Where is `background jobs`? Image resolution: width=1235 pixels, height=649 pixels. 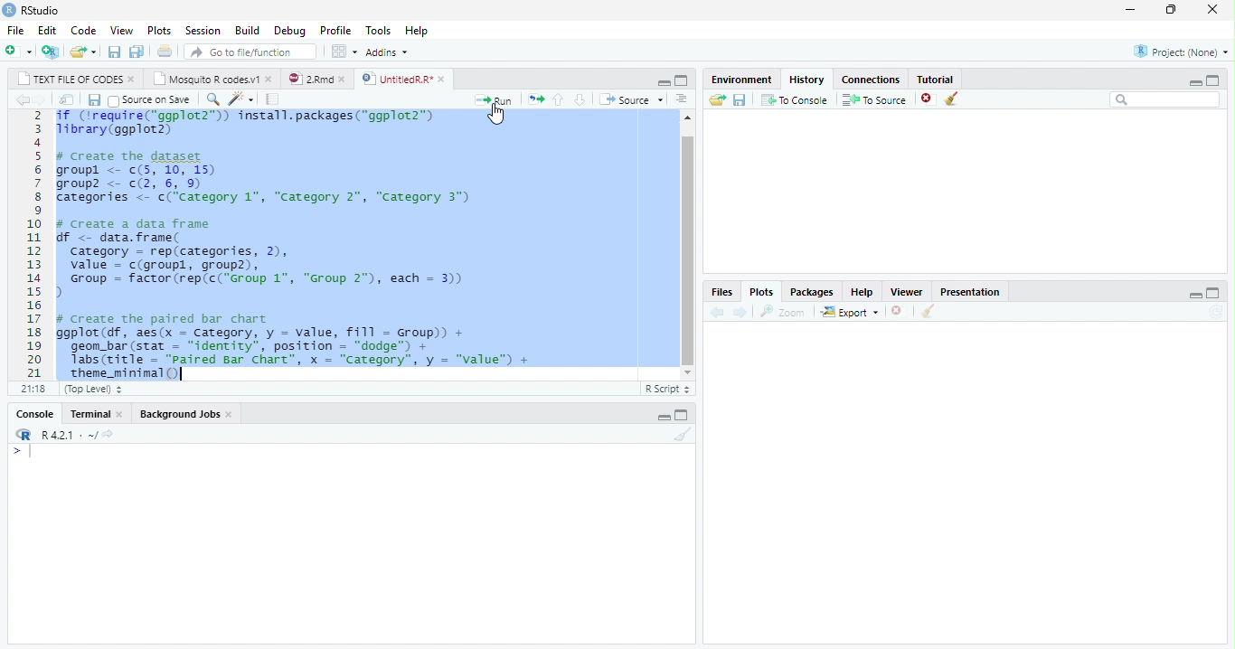
background jobs is located at coordinates (179, 413).